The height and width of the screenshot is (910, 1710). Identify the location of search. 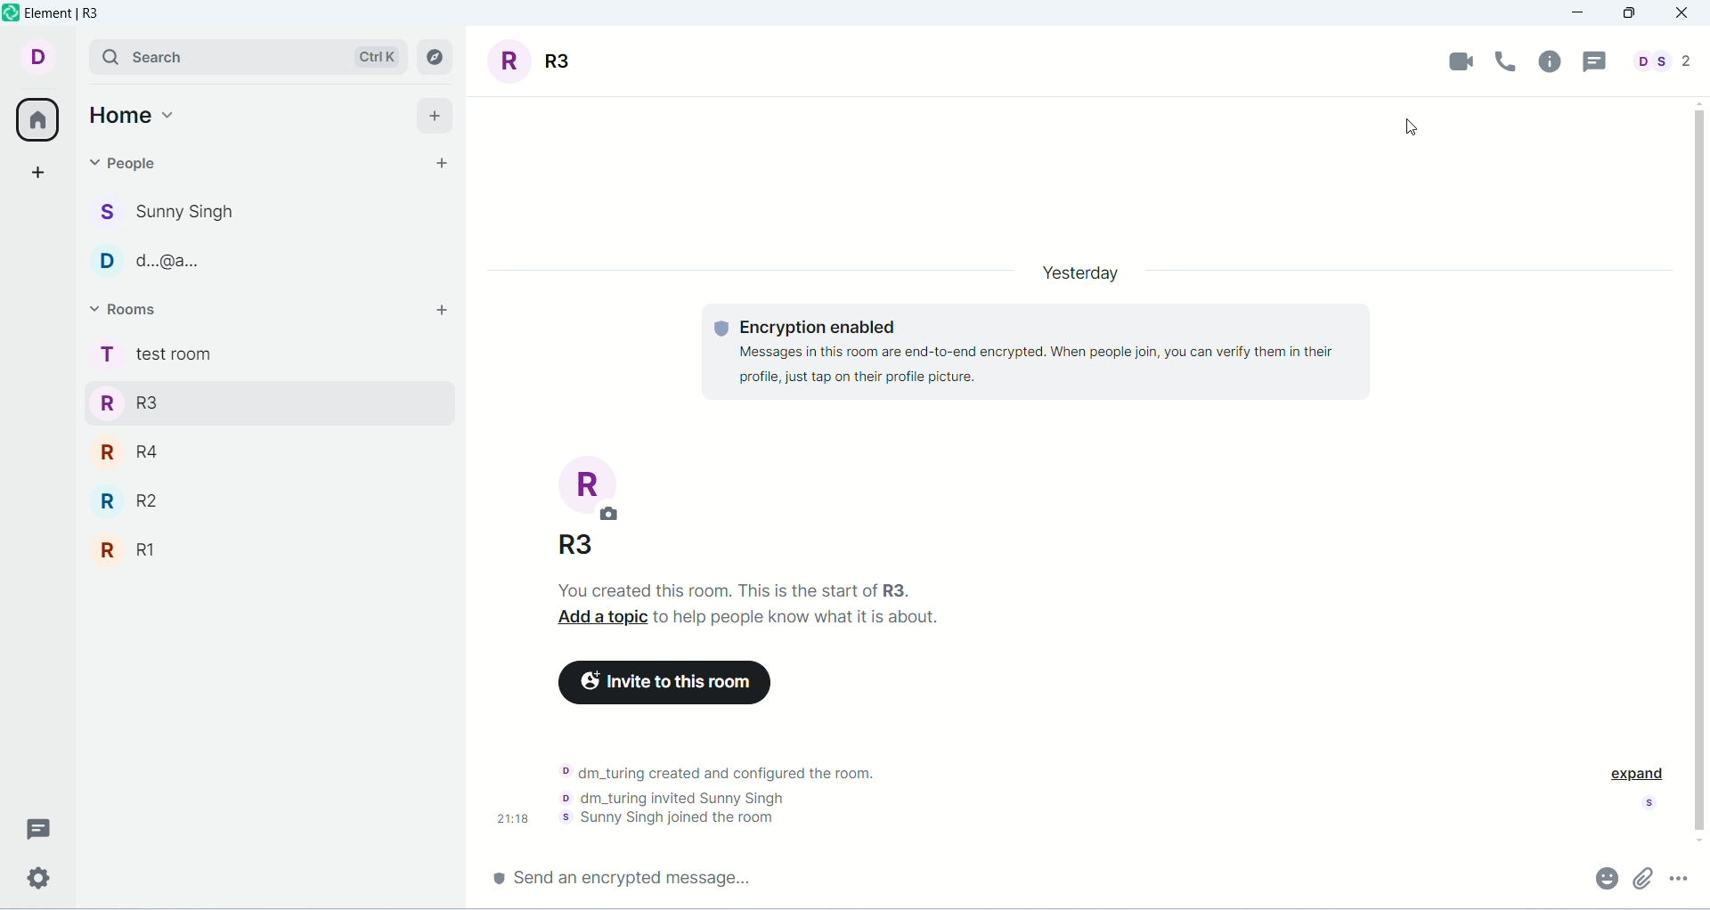
(250, 56).